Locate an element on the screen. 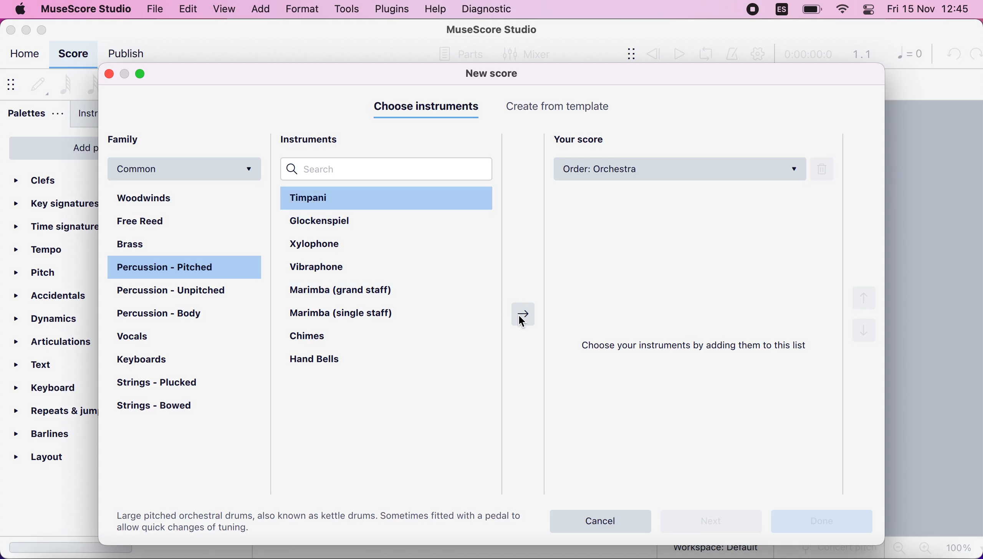  maximize is located at coordinates (45, 30).